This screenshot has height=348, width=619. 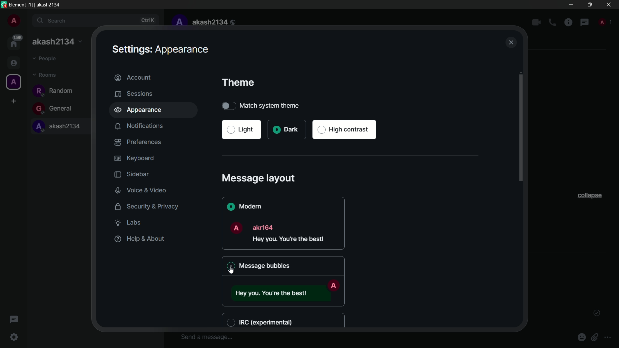 I want to click on room info, so click(x=568, y=23).